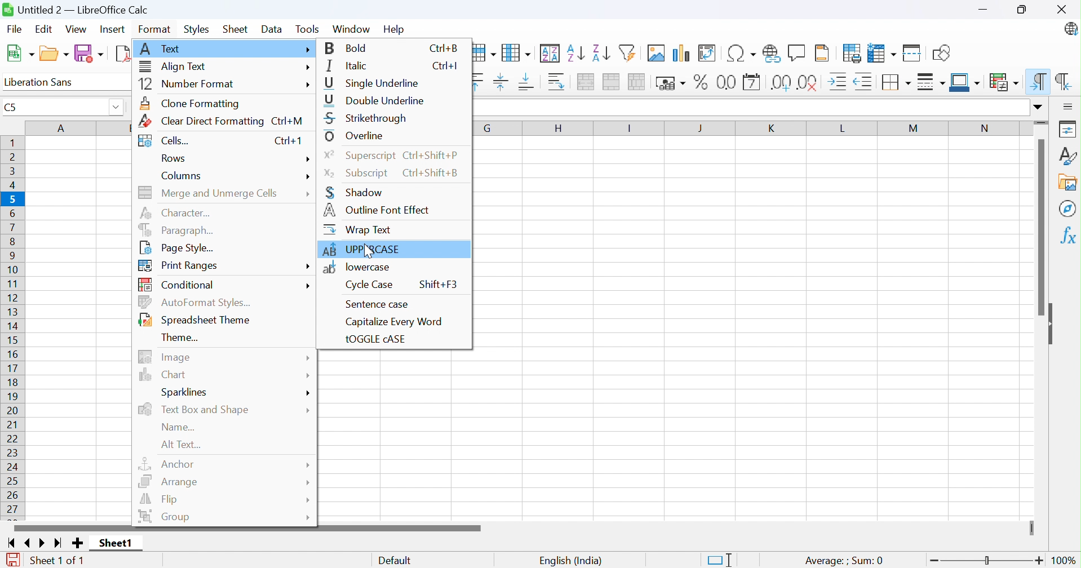 Image resolution: width=1081 pixels, height=568 pixels. Describe the element at coordinates (15, 28) in the screenshot. I see `File` at that location.